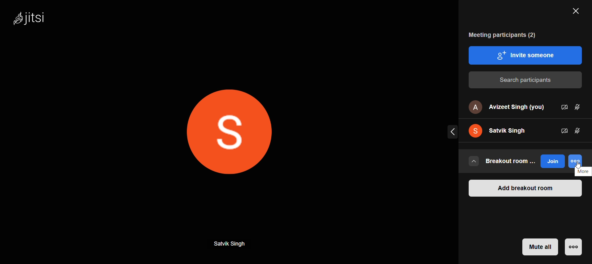  I want to click on search participants, so click(525, 80).